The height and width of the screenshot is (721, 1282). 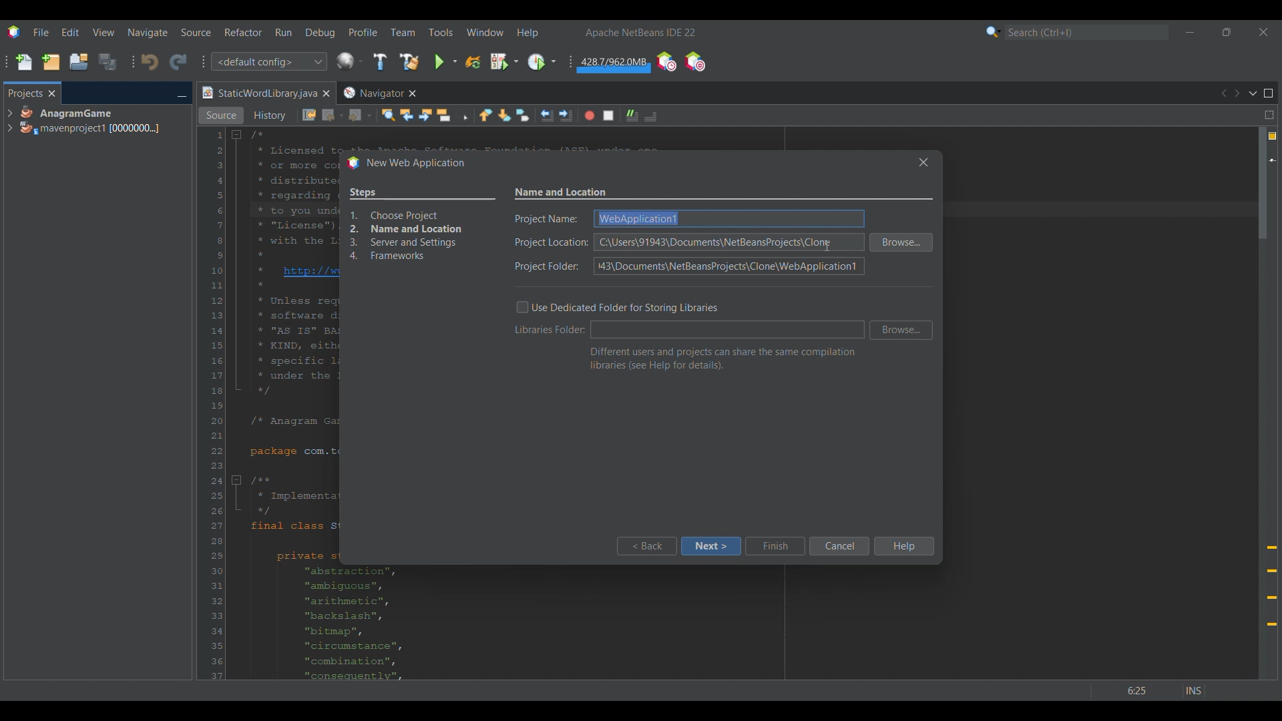 I want to click on Undo, so click(x=150, y=62).